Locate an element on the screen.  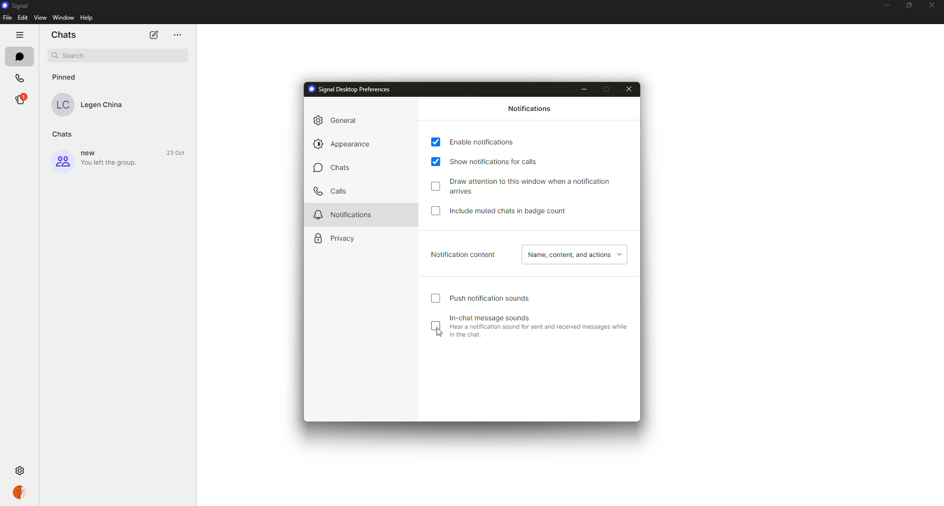
tap to select is located at coordinates (435, 162).